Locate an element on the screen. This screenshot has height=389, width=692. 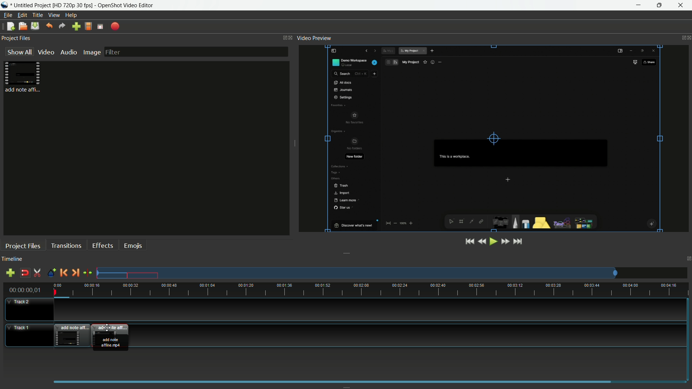
image is located at coordinates (92, 52).